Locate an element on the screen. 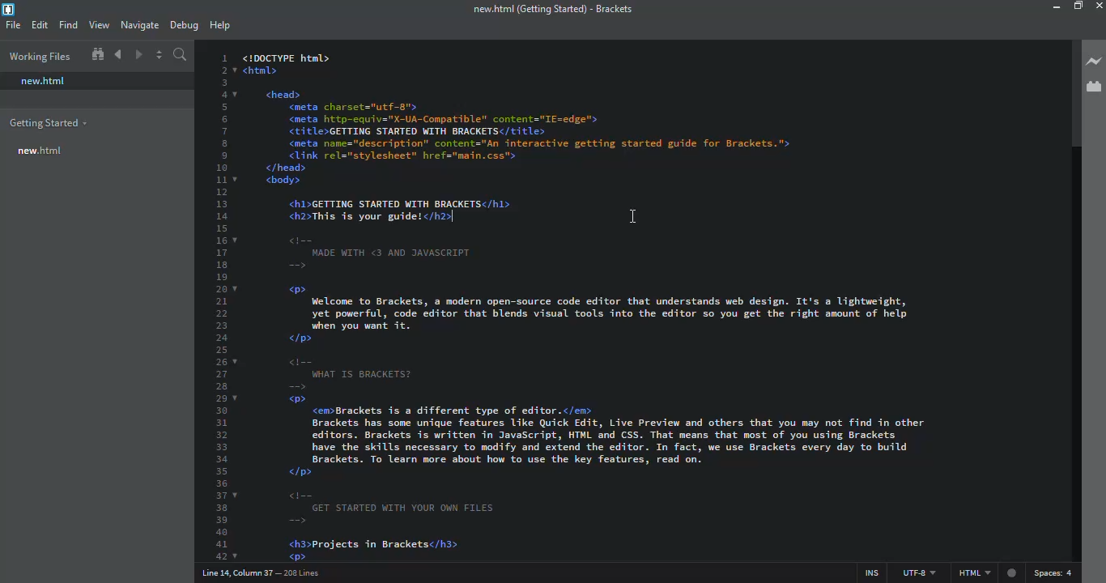 Image resolution: width=1106 pixels, height=583 pixels. search is located at coordinates (181, 56).